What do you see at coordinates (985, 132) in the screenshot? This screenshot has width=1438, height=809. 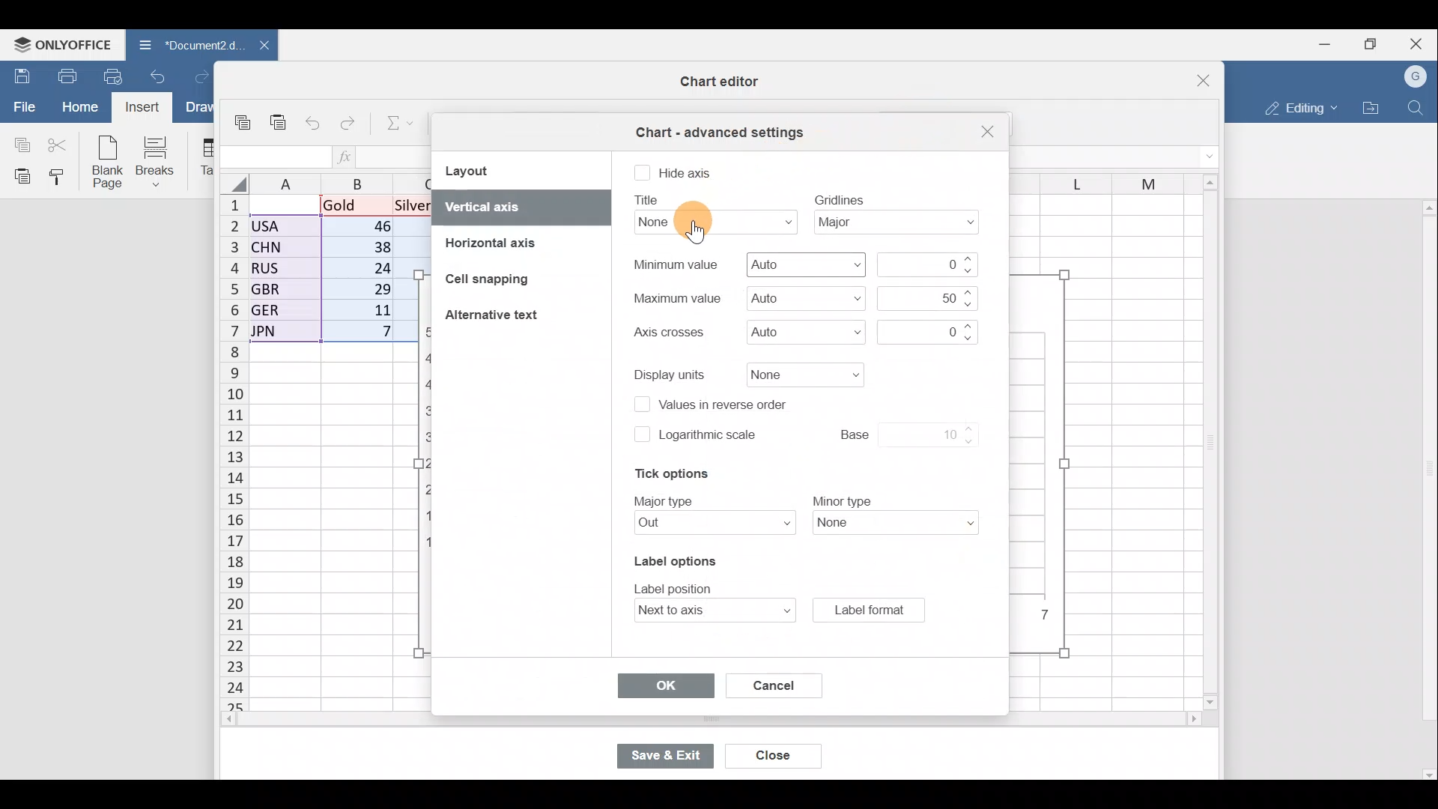 I see `Close` at bounding box center [985, 132].